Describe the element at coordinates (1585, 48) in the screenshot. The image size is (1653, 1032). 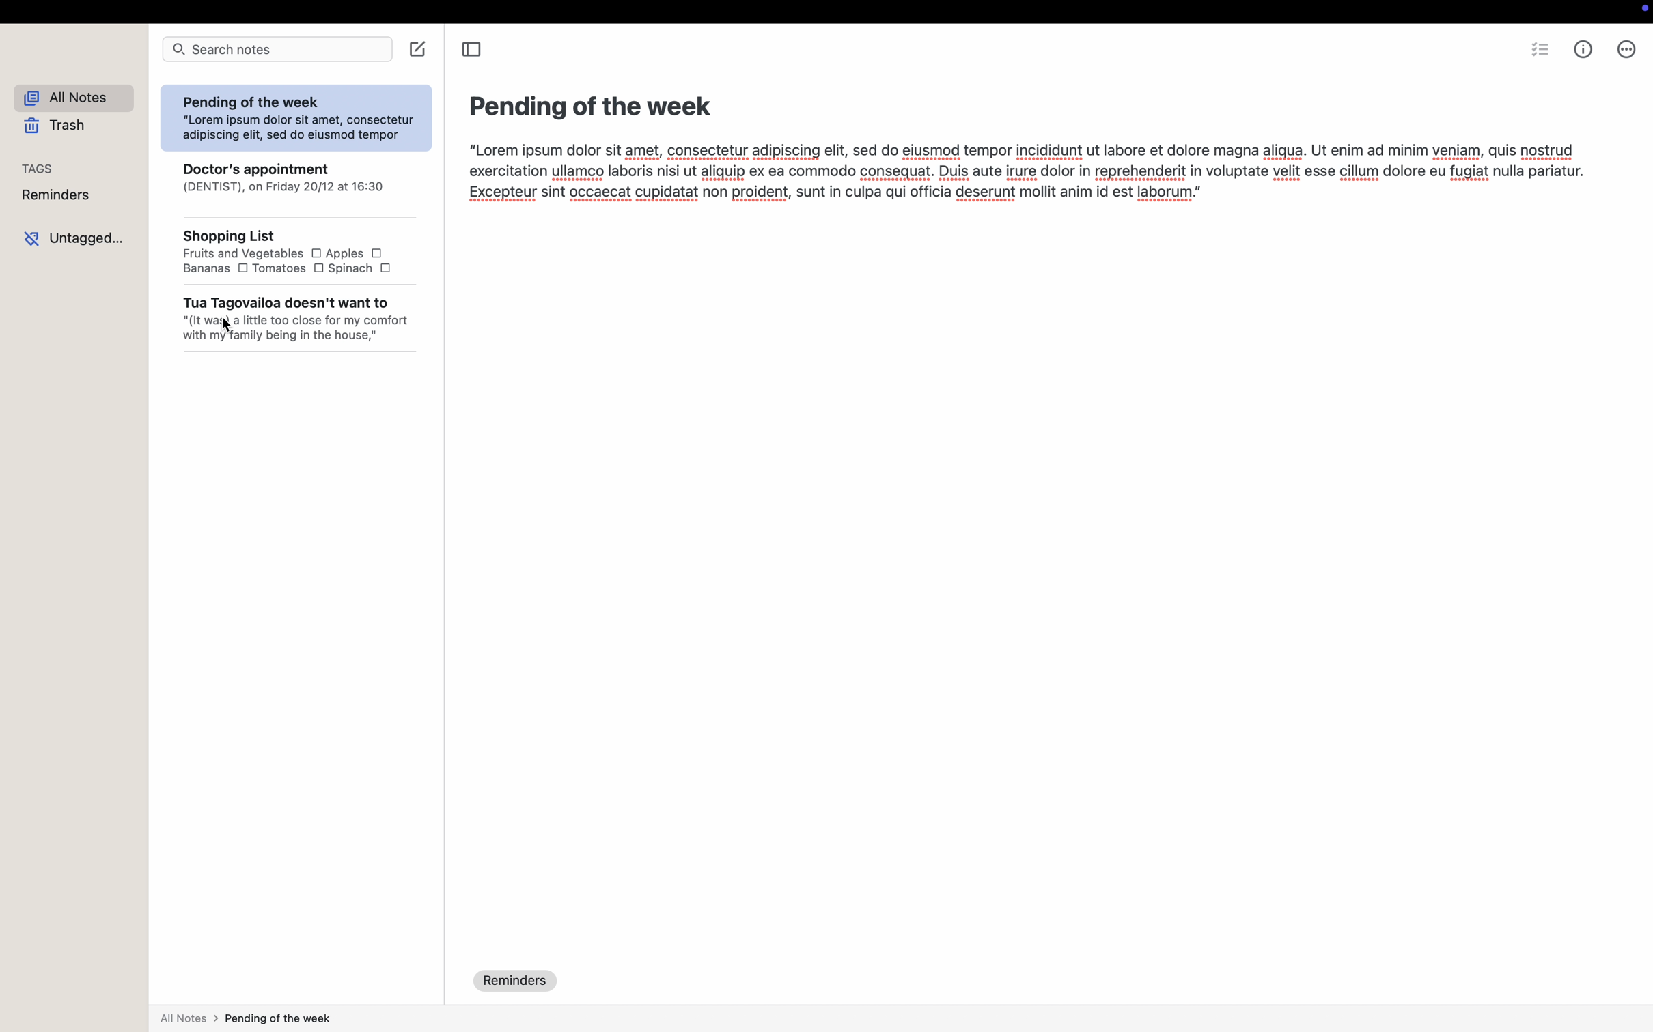
I see `metrics` at that location.